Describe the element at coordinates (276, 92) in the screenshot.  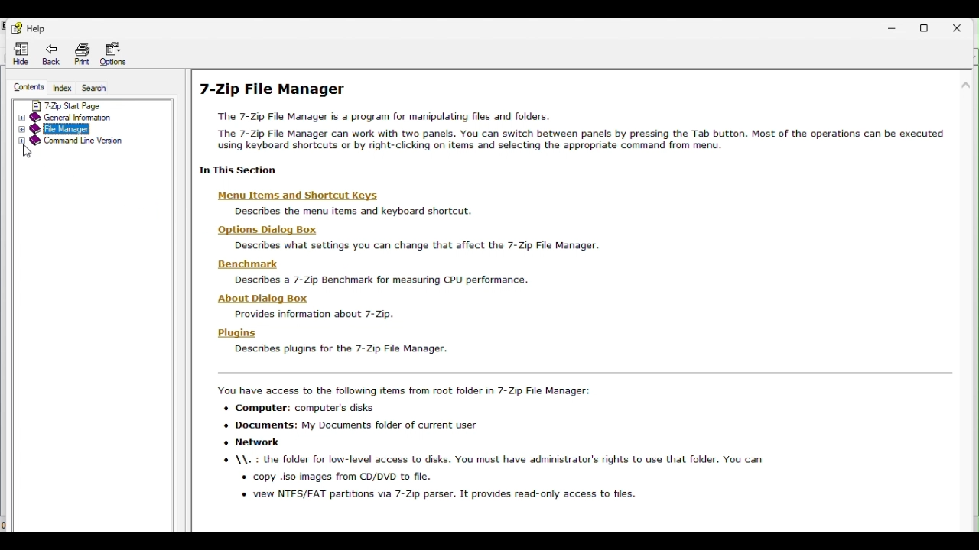
I see `File Manager` at that location.